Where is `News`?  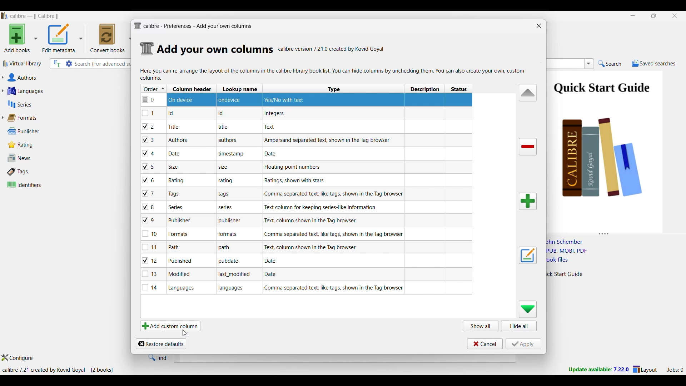 News is located at coordinates (33, 158).